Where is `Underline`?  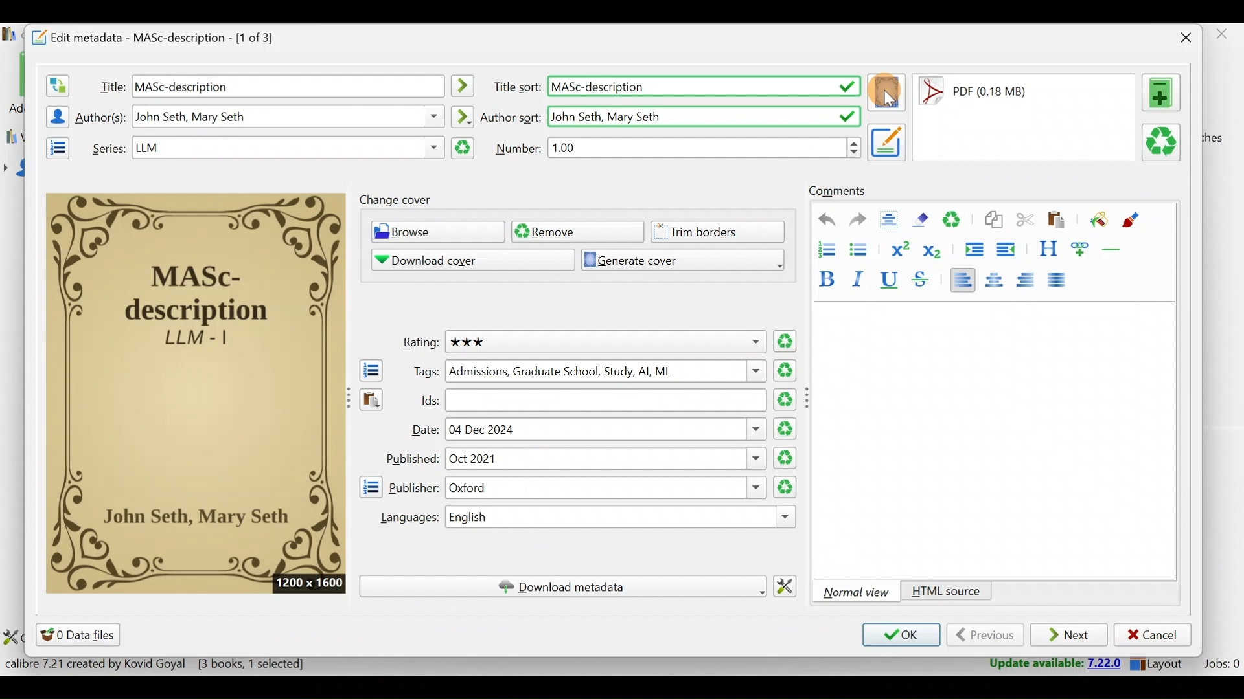
Underline is located at coordinates (893, 281).